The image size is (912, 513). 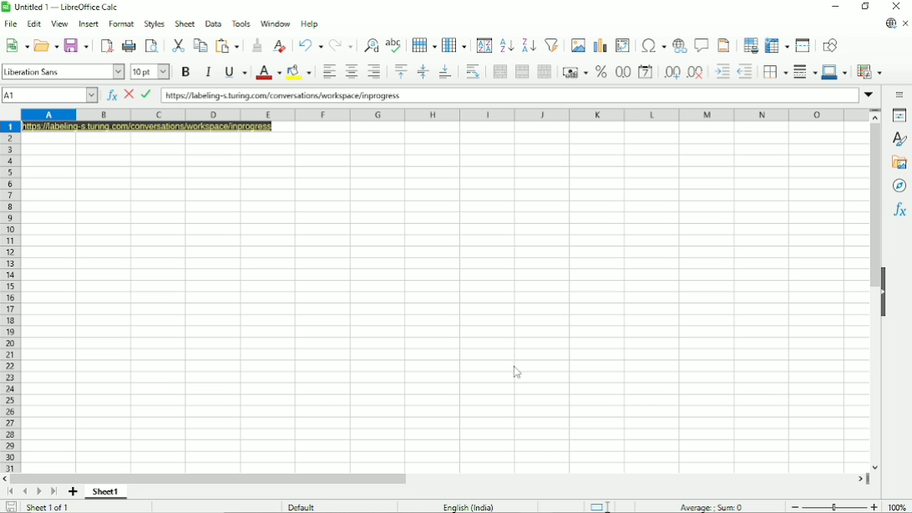 What do you see at coordinates (10, 492) in the screenshot?
I see `Scroll to first sheet` at bounding box center [10, 492].